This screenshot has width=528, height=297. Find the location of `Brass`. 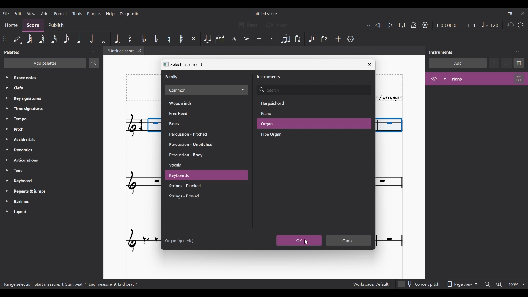

Brass is located at coordinates (186, 124).